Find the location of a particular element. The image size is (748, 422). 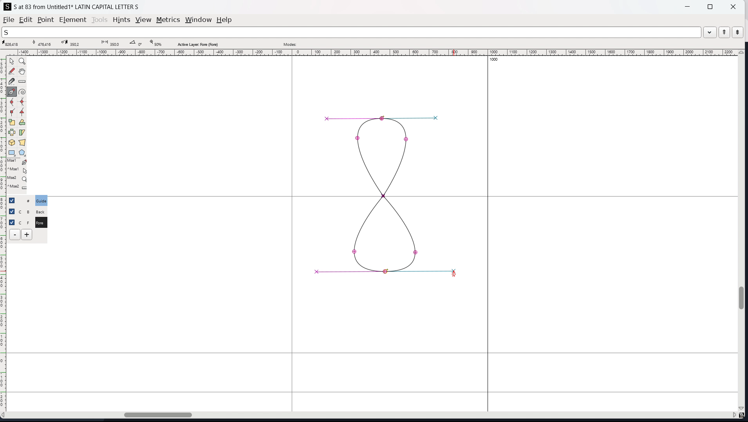

checkbox is located at coordinates (14, 200).